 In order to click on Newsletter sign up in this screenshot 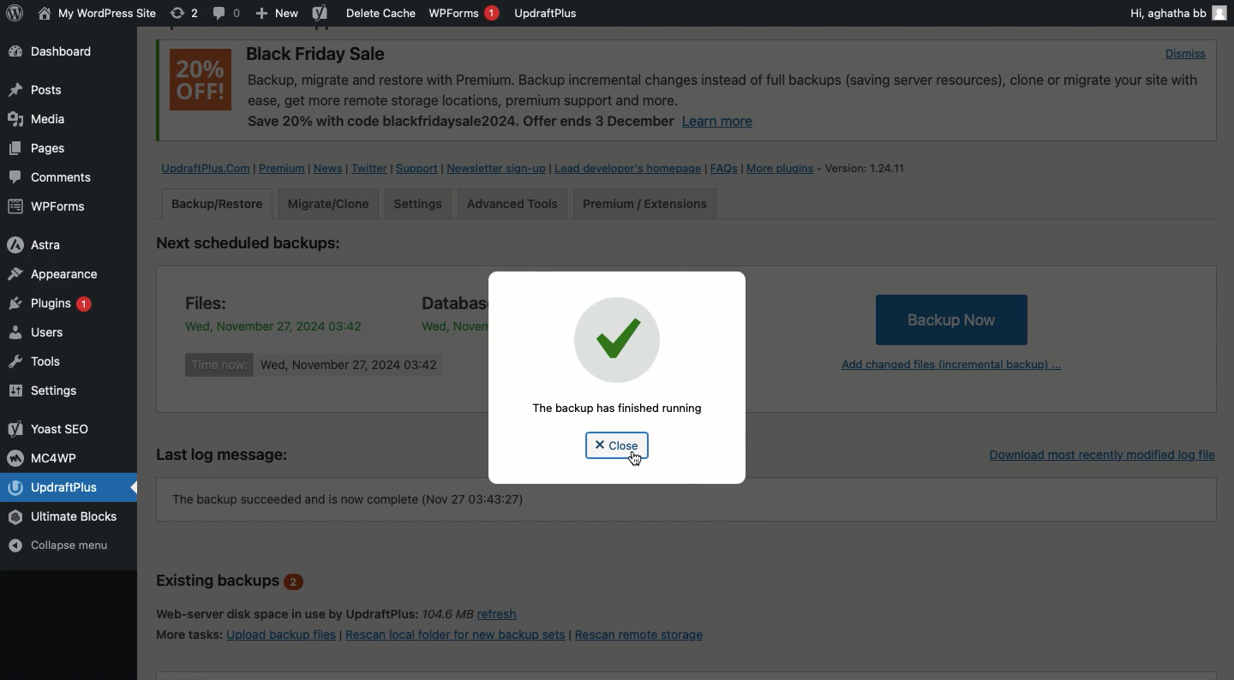, I will do `click(497, 170)`.